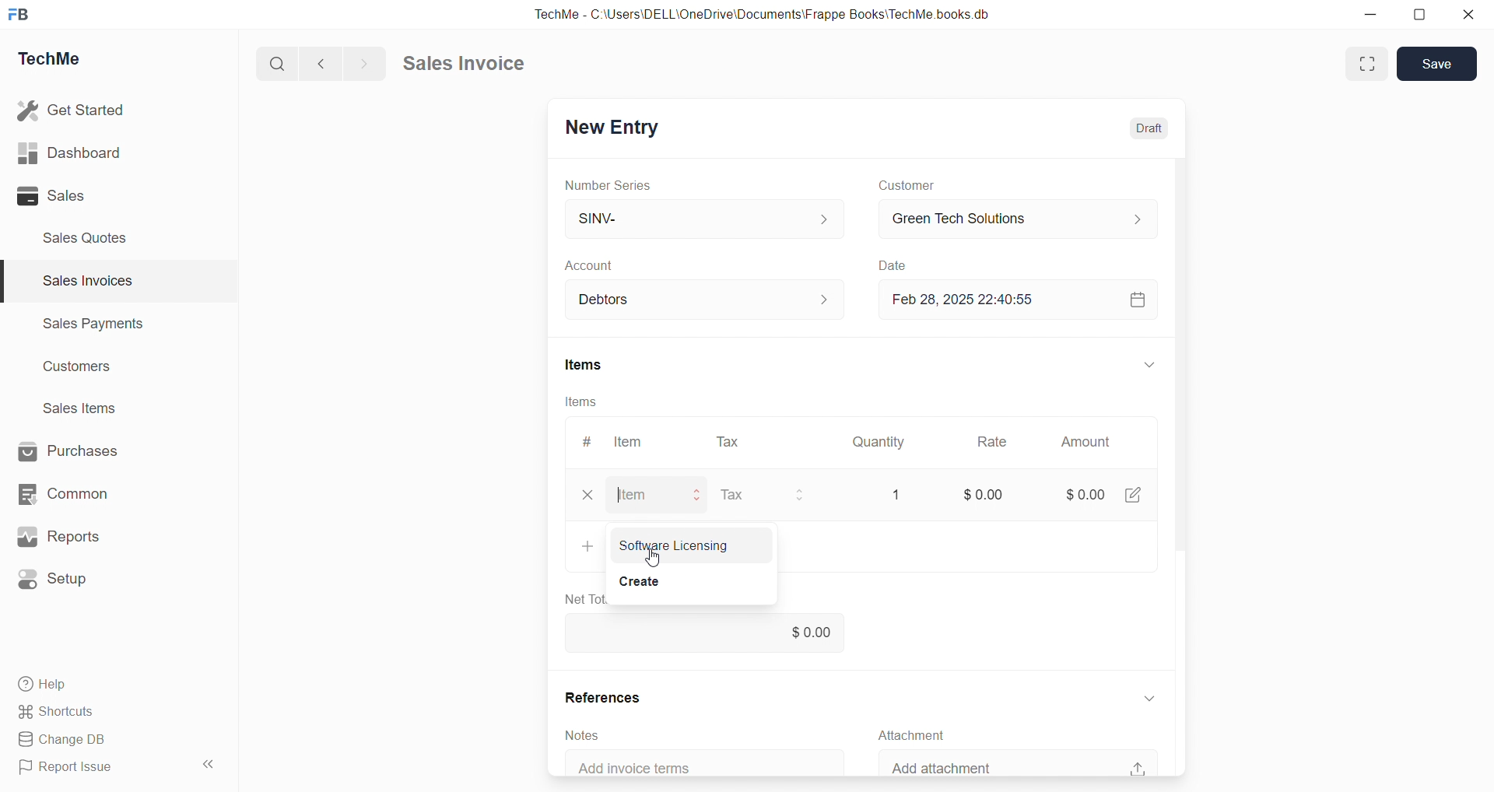  What do you see at coordinates (19, 16) in the screenshot?
I see `FB` at bounding box center [19, 16].